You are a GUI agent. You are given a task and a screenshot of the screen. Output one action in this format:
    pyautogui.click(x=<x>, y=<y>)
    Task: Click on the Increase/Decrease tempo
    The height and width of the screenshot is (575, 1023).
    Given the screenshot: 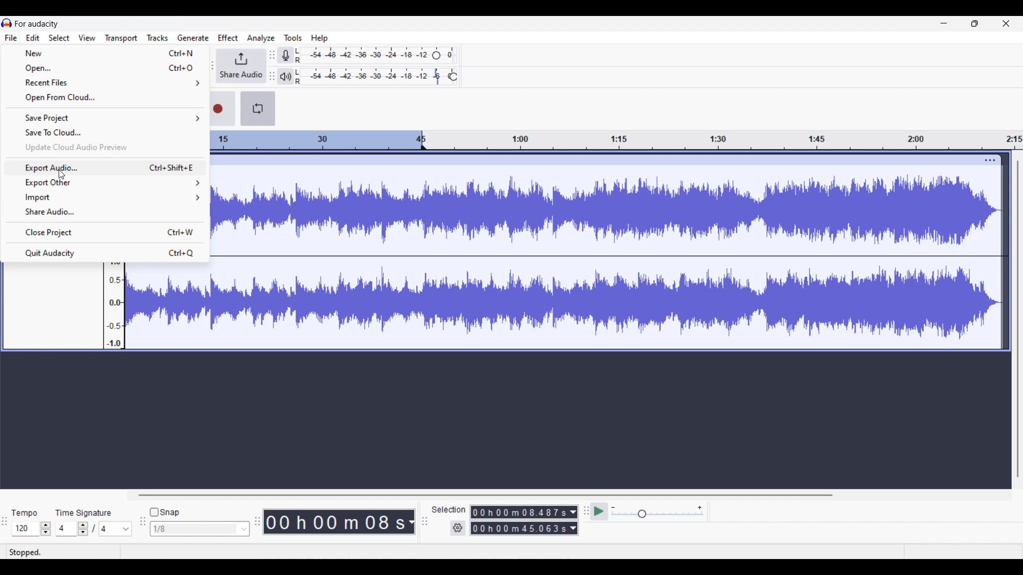 What is the action you would take?
    pyautogui.click(x=46, y=529)
    